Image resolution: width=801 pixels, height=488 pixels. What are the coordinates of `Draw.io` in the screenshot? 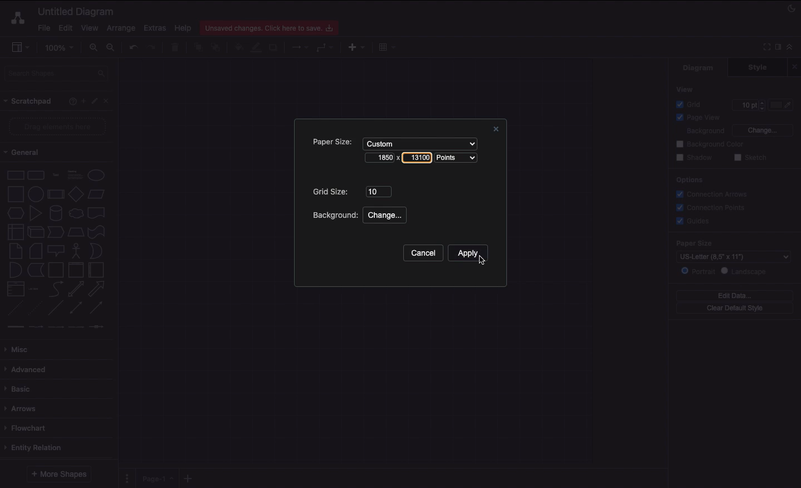 It's located at (16, 18).